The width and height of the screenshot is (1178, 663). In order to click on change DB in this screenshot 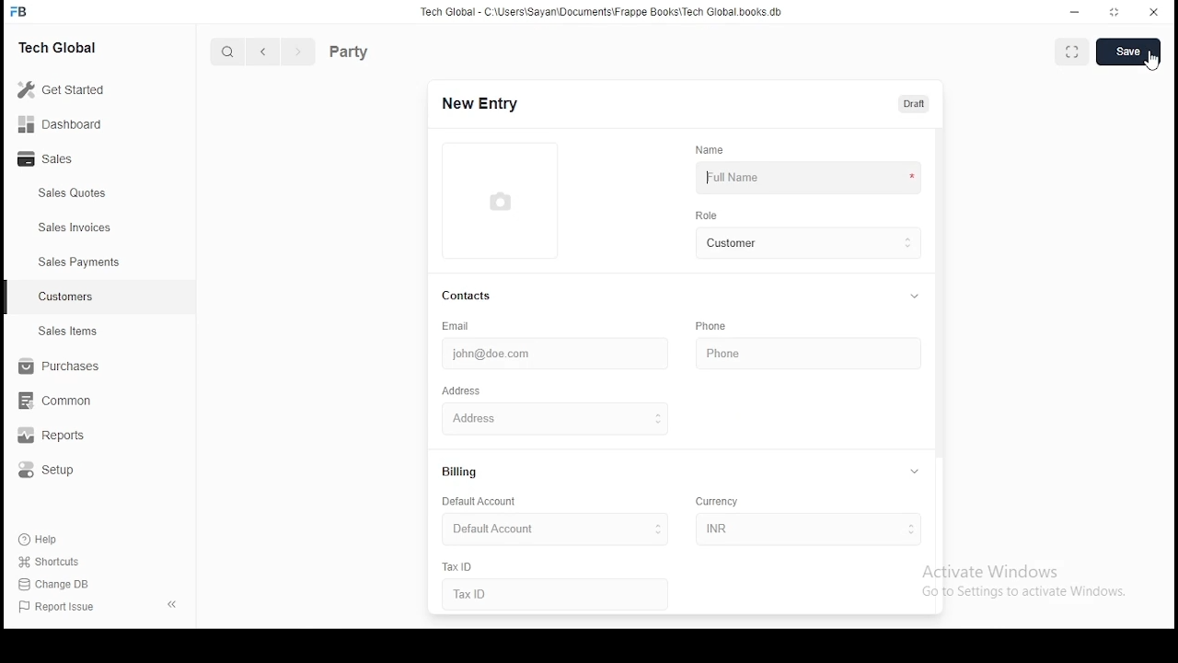, I will do `click(56, 583)`.